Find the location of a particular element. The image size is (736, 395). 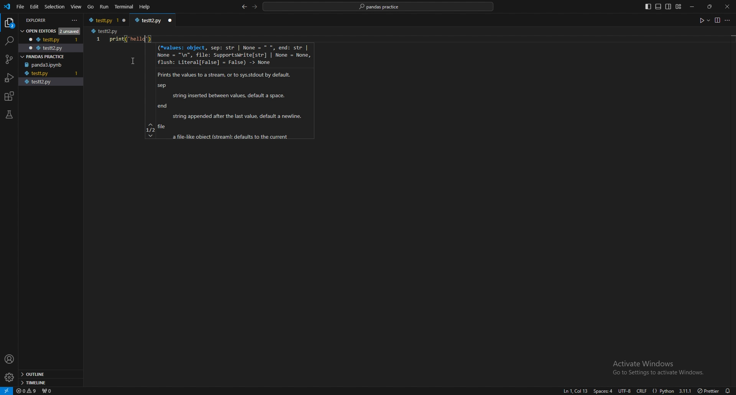

toggle primary side bar is located at coordinates (649, 7).